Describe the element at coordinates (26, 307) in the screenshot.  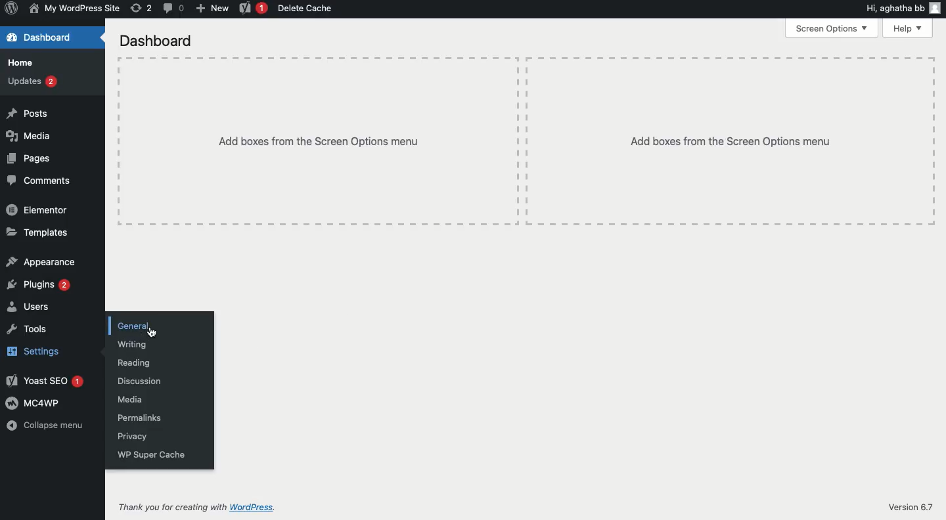
I see `Users` at that location.